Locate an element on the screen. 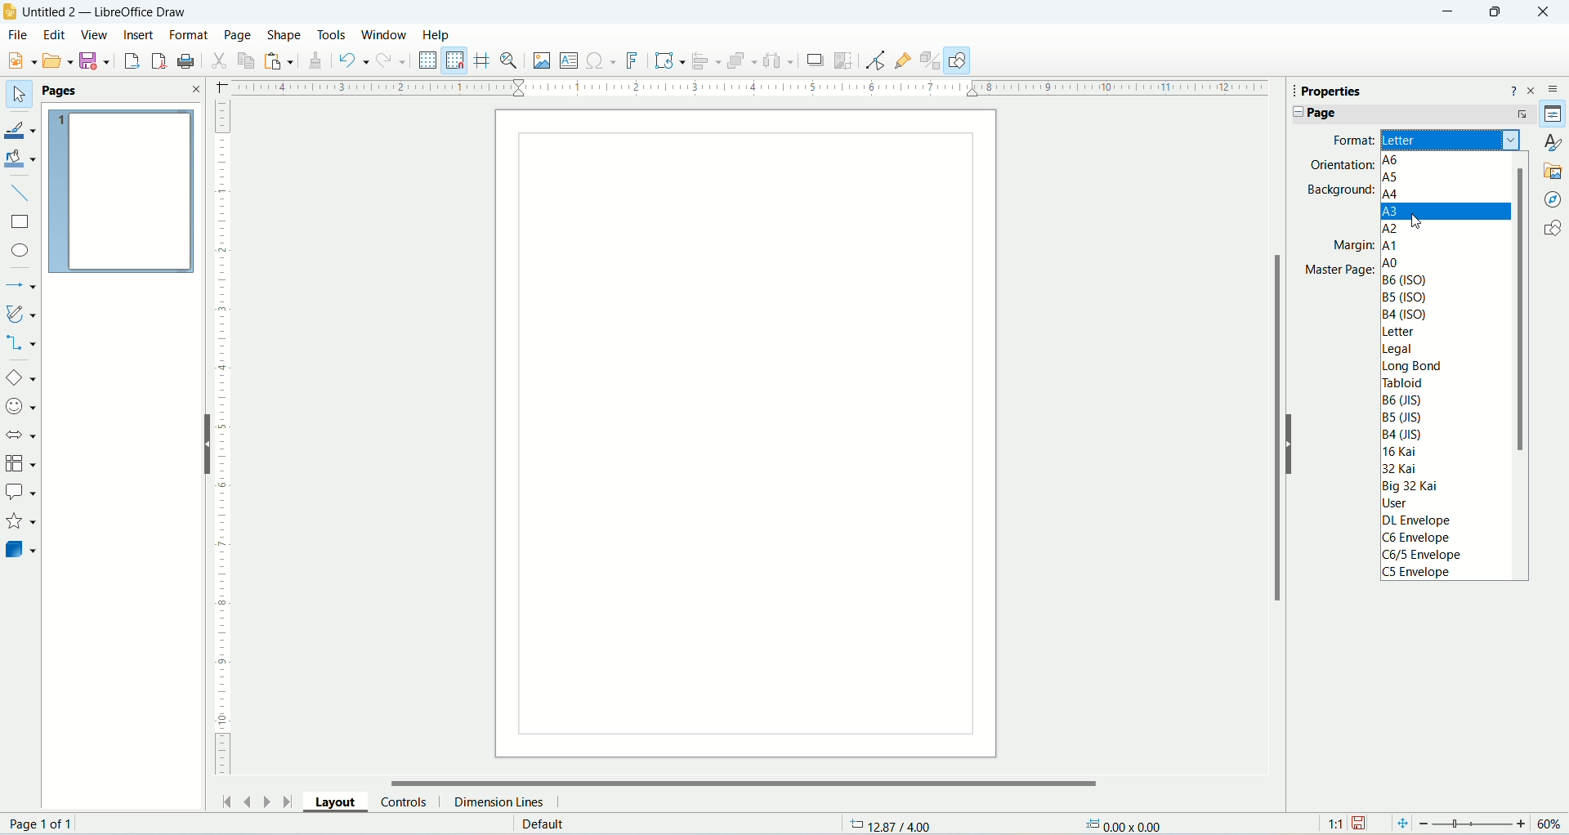  coordinates is located at coordinates (885, 824).